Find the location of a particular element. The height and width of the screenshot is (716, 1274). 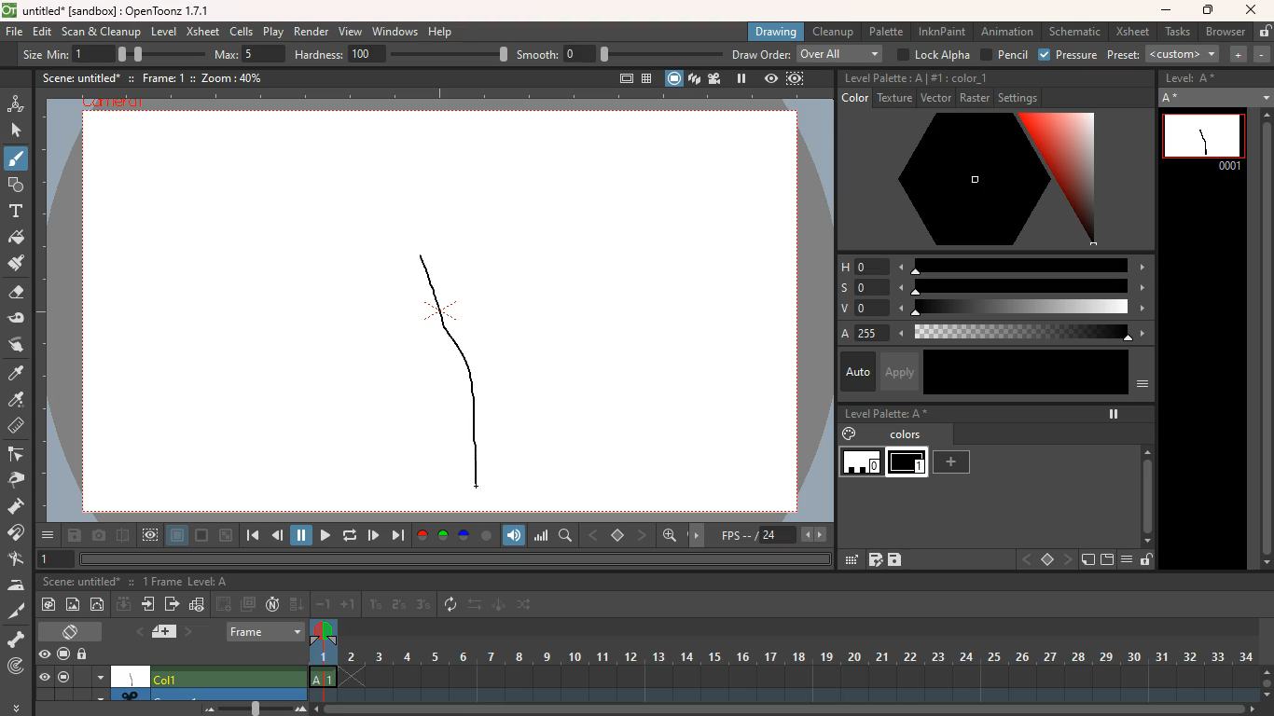

tap is located at coordinates (19, 560).